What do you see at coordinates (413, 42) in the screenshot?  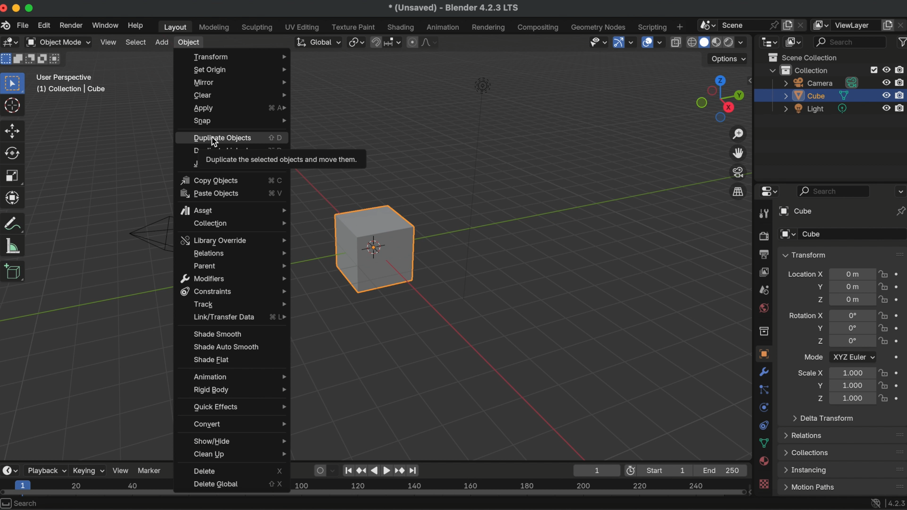 I see `proportional editing objects` at bounding box center [413, 42].